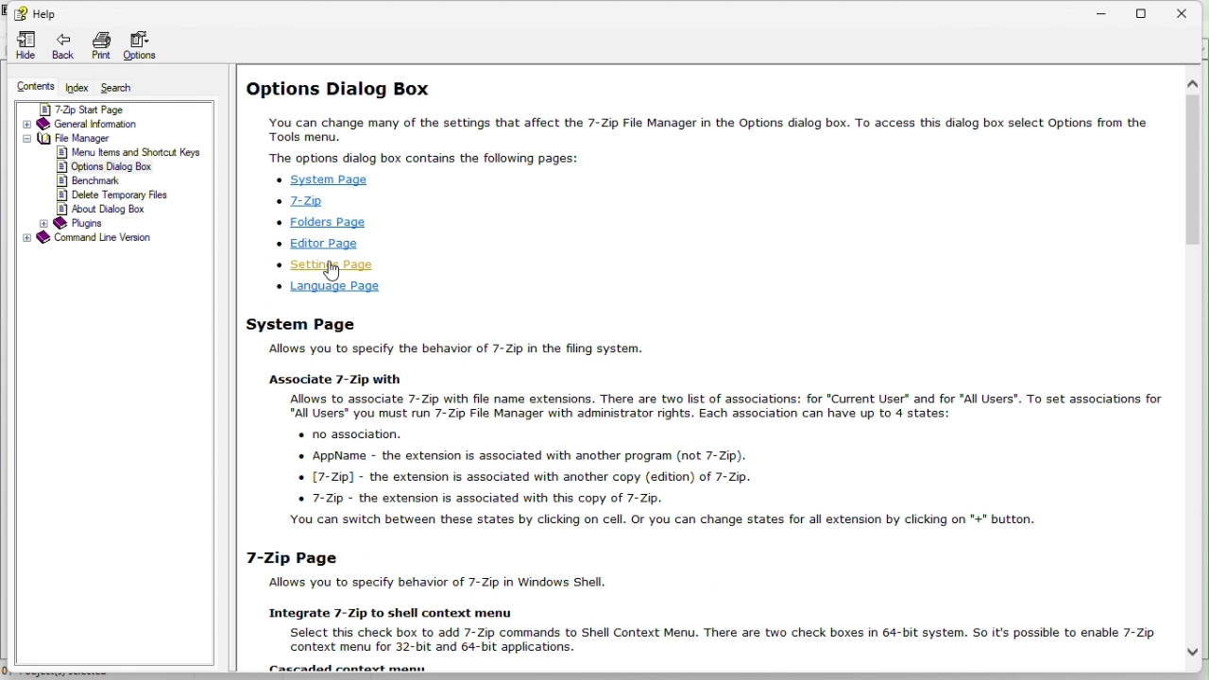 This screenshot has width=1209, height=680. I want to click on vertical scroll bar, so click(1197, 170).